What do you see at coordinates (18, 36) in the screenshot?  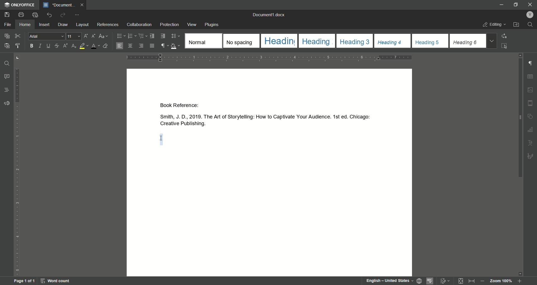 I see `cut` at bounding box center [18, 36].